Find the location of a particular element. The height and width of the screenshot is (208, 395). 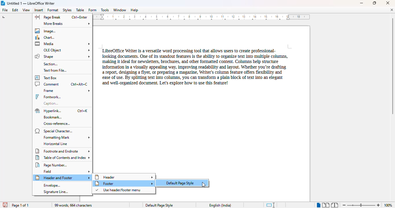

footer is located at coordinates (123, 183).